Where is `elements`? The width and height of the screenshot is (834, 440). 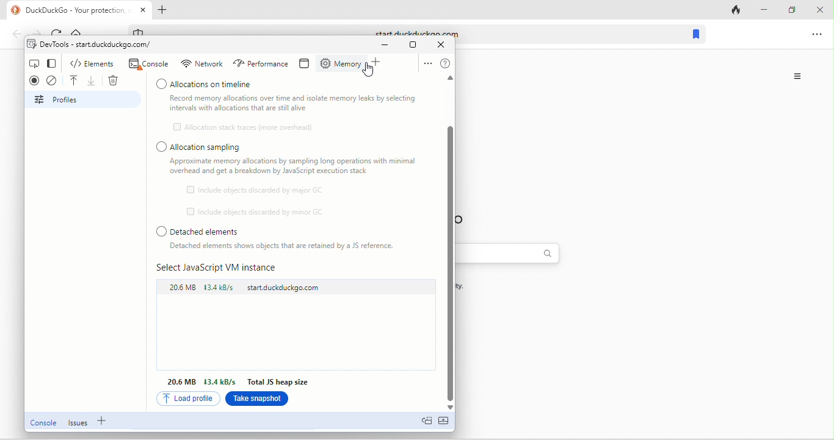
elements is located at coordinates (92, 63).